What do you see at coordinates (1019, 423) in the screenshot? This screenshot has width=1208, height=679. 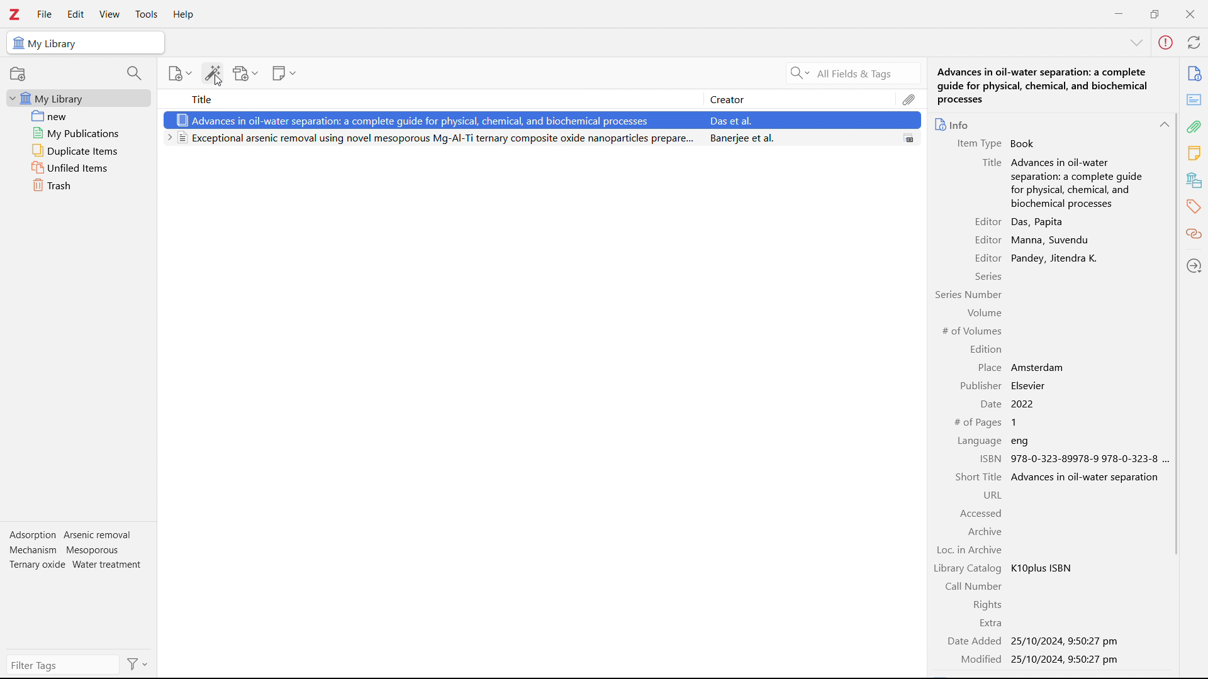 I see `1` at bounding box center [1019, 423].